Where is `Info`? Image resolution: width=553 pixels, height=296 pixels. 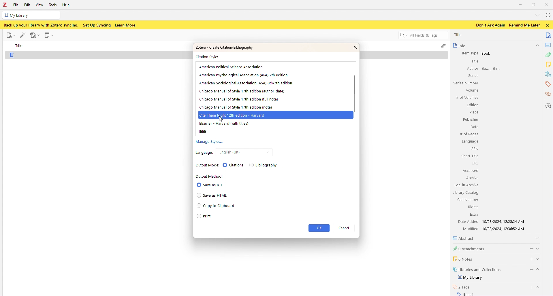 Info is located at coordinates (459, 45).